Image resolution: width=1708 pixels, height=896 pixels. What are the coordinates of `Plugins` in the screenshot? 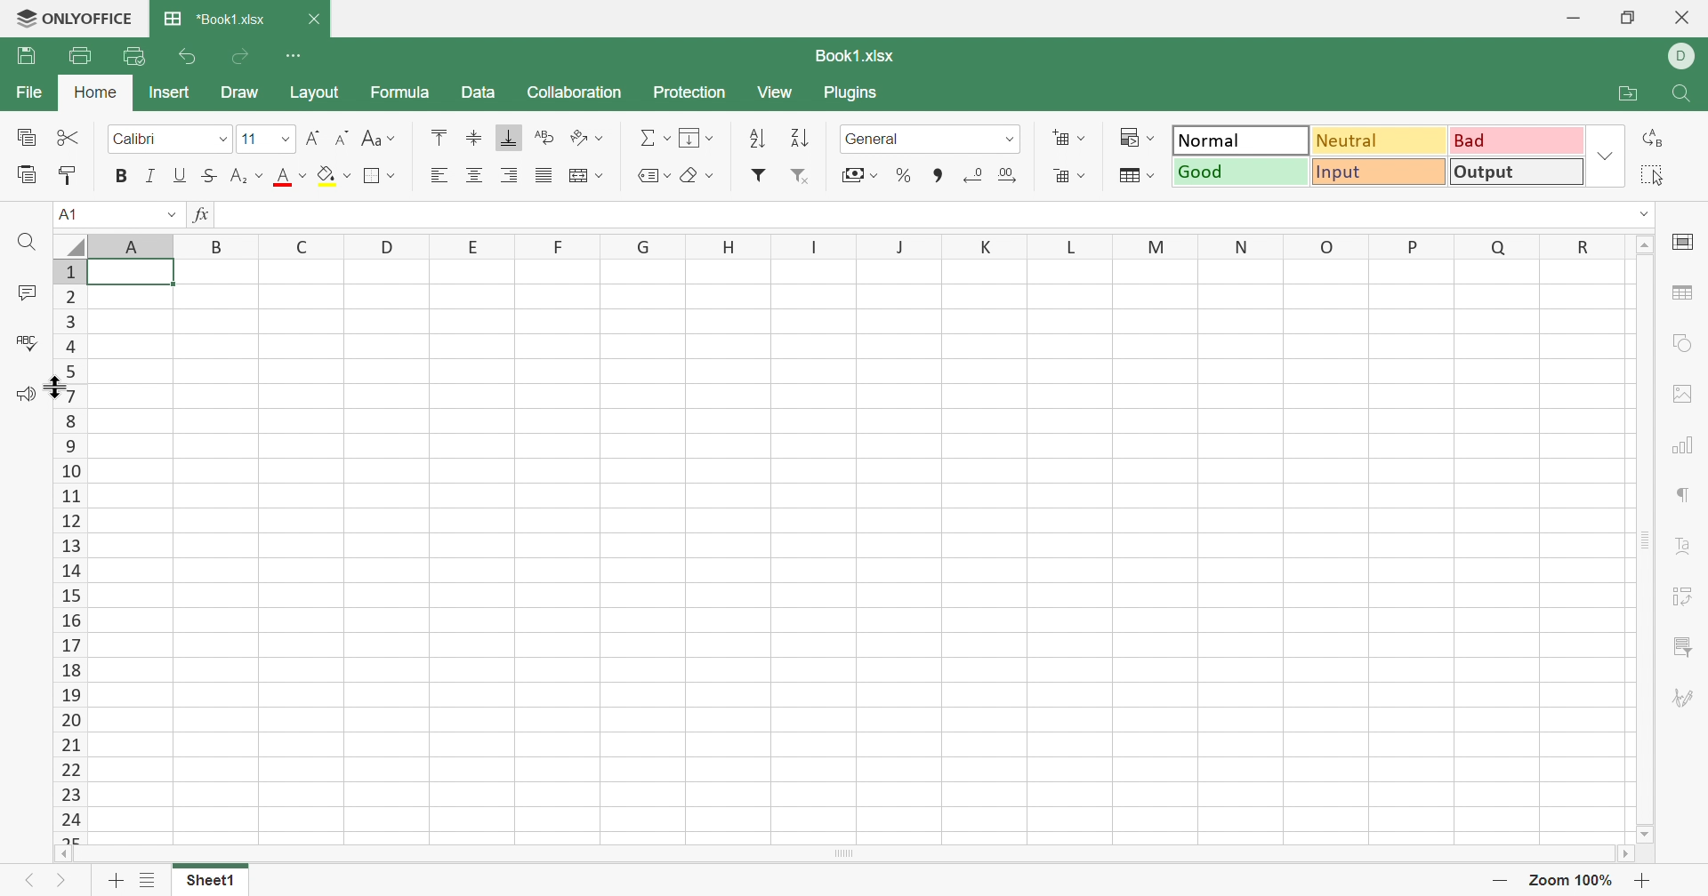 It's located at (850, 92).